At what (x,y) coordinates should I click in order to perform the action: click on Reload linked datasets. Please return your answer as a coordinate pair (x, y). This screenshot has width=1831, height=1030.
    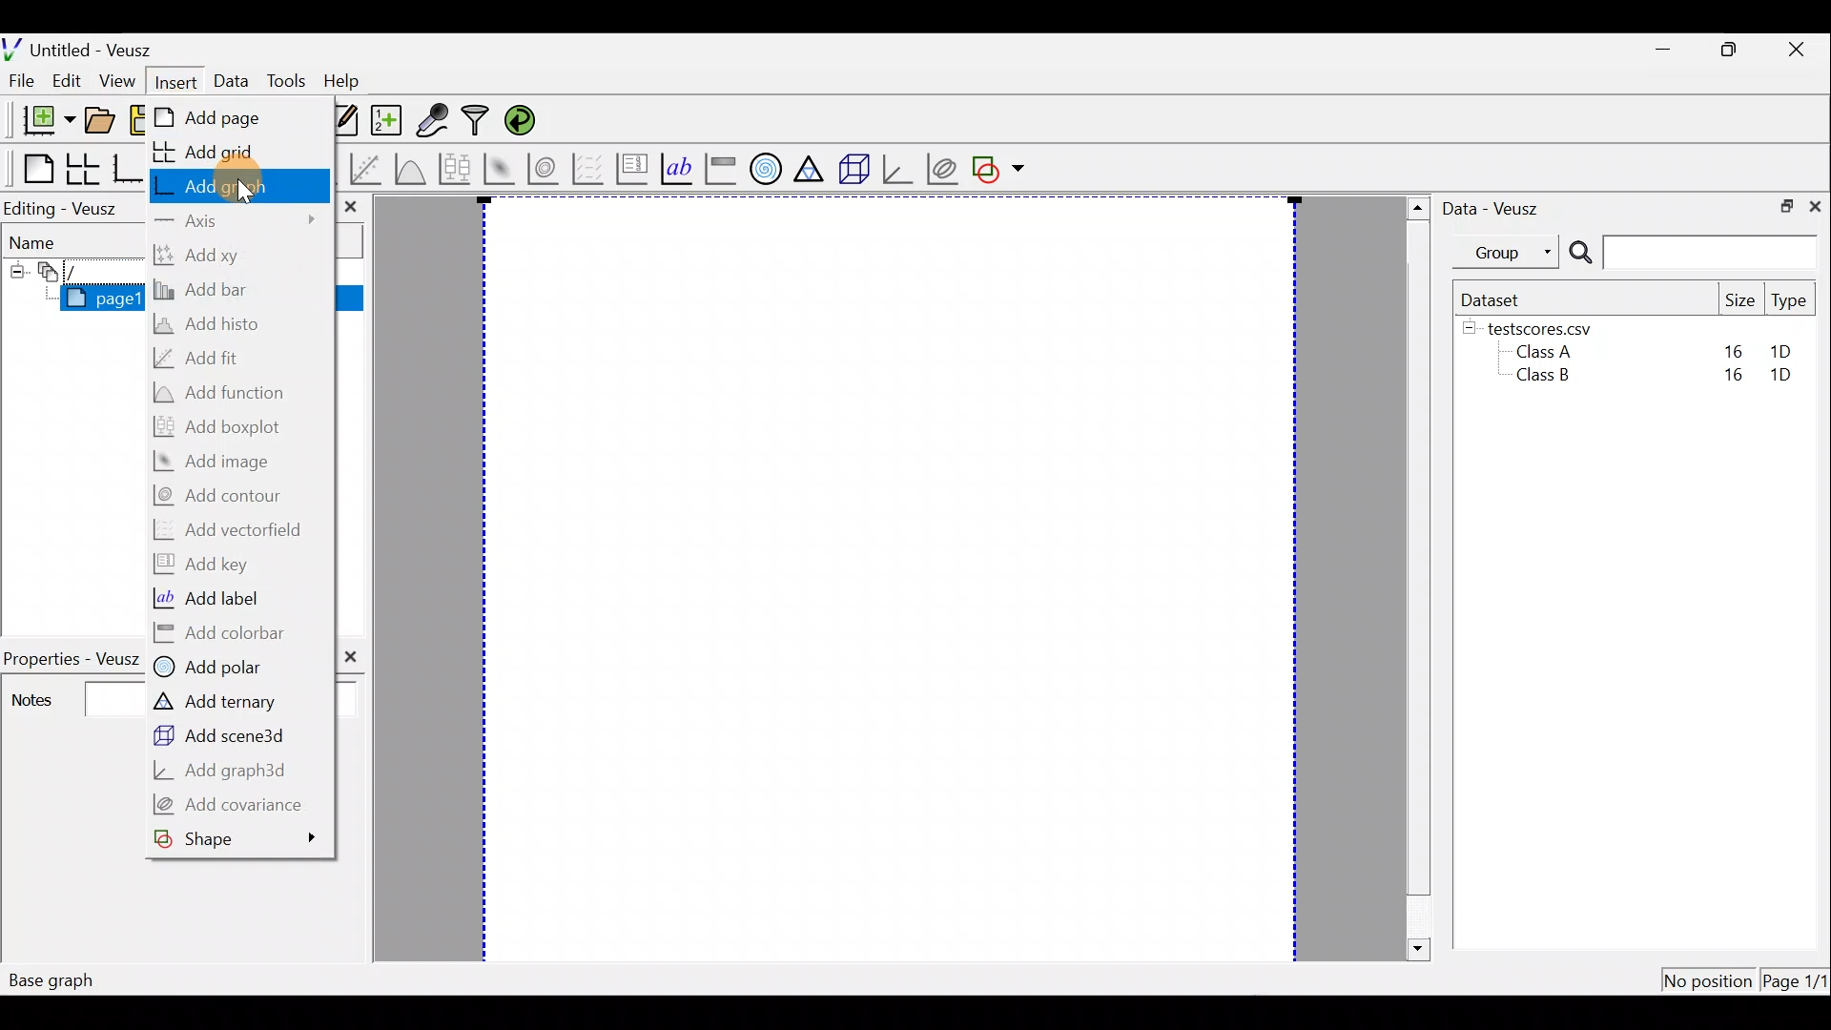
    Looking at the image, I should click on (522, 121).